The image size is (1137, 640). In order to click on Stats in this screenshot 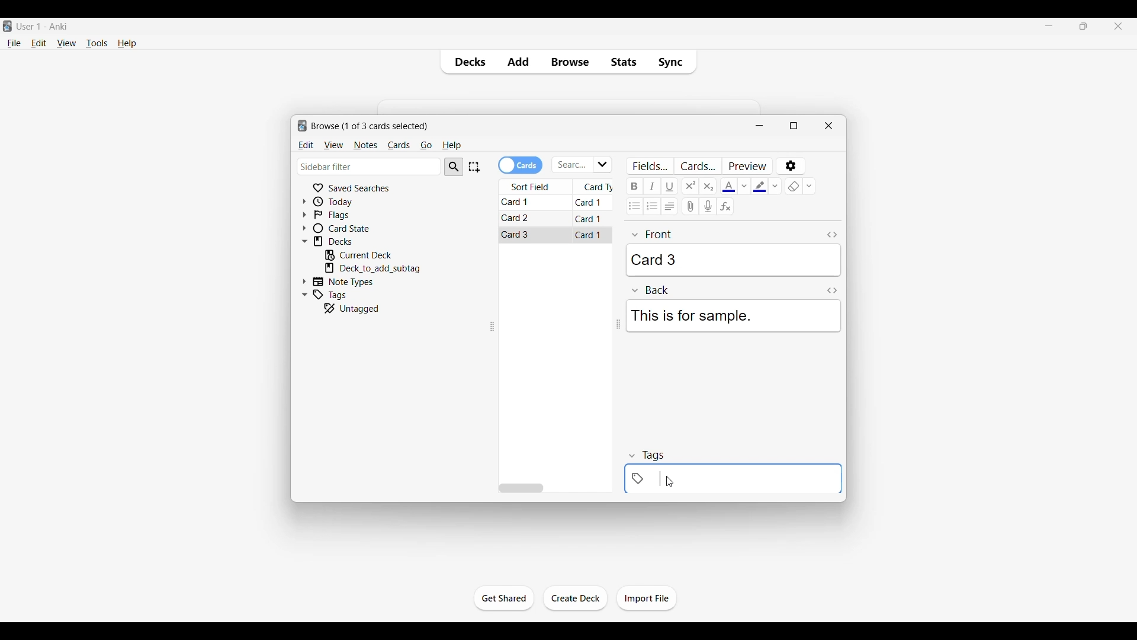, I will do `click(622, 62)`.